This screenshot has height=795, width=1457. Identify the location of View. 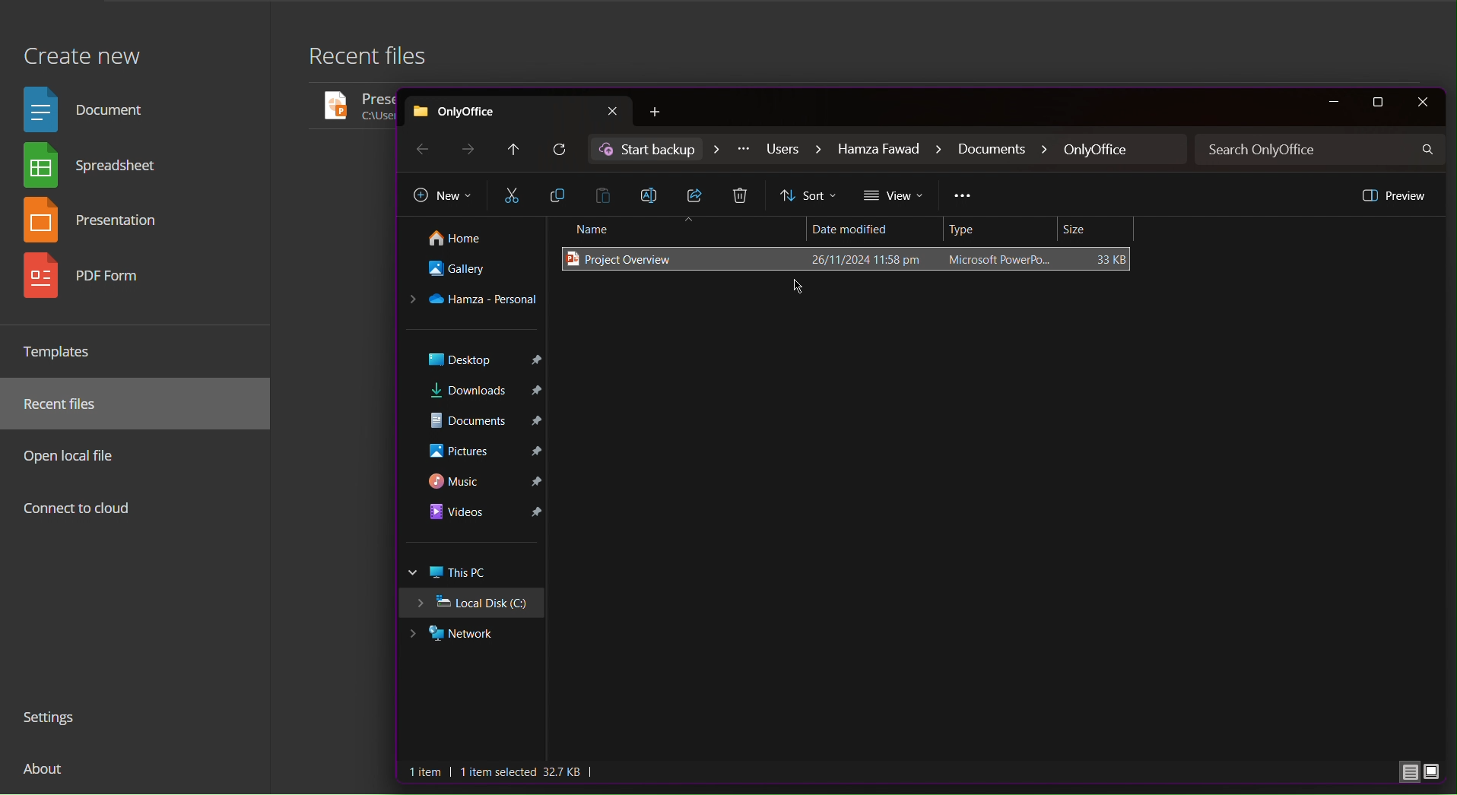
(895, 196).